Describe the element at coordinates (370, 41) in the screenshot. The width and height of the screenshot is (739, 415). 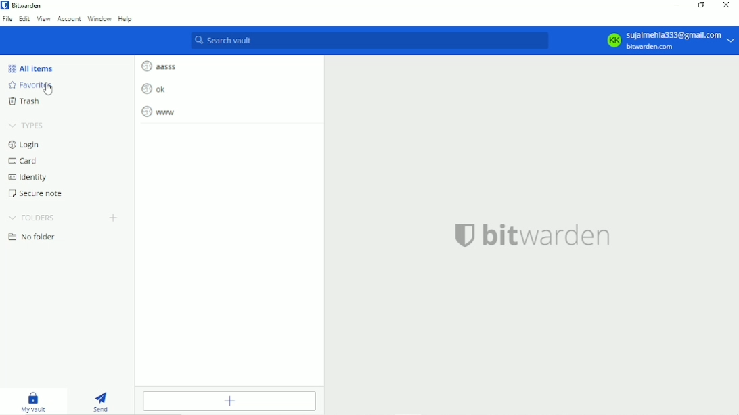
I see `Search vault` at that location.